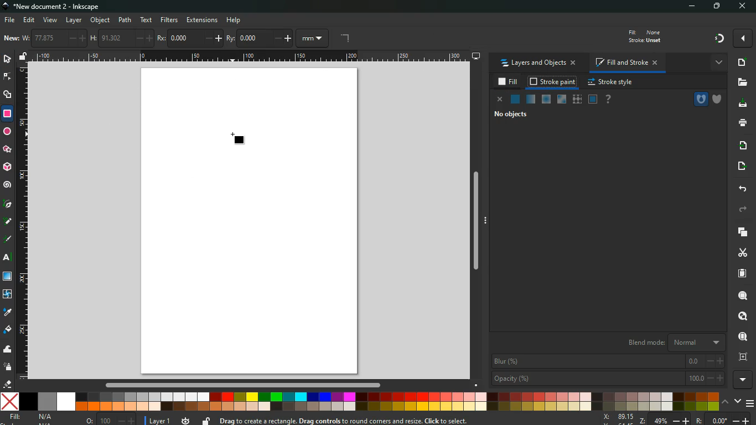 The image size is (756, 425). I want to click on scroll bar, so click(240, 385).